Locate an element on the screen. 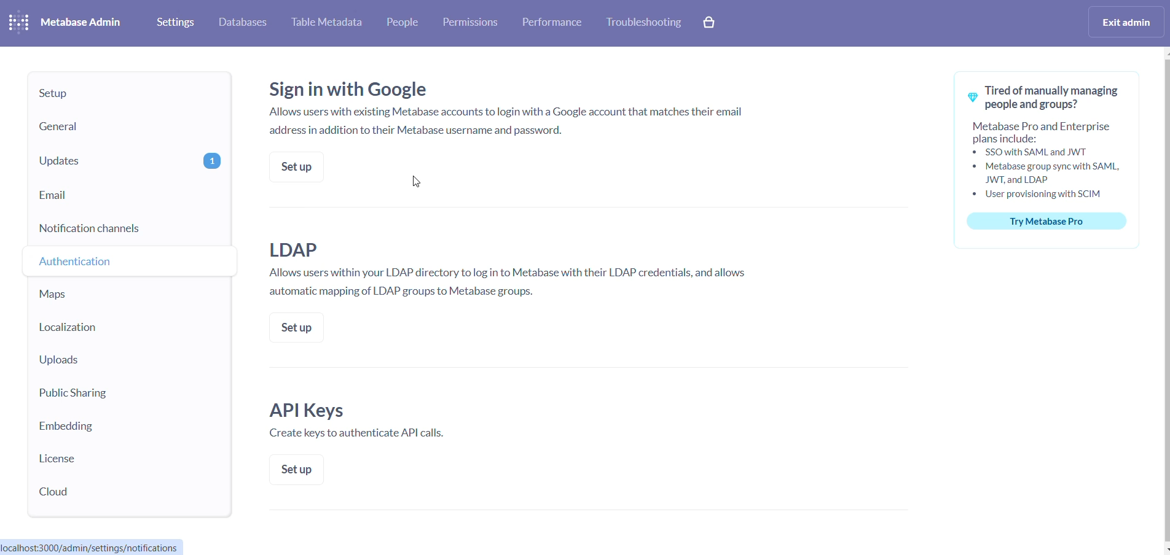  URL is located at coordinates (95, 546).